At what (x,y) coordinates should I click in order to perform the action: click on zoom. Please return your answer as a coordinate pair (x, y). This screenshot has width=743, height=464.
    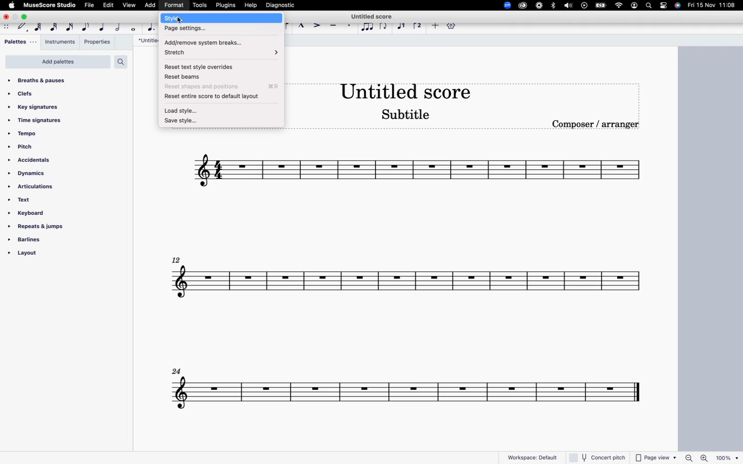
    Looking at the image, I should click on (507, 6).